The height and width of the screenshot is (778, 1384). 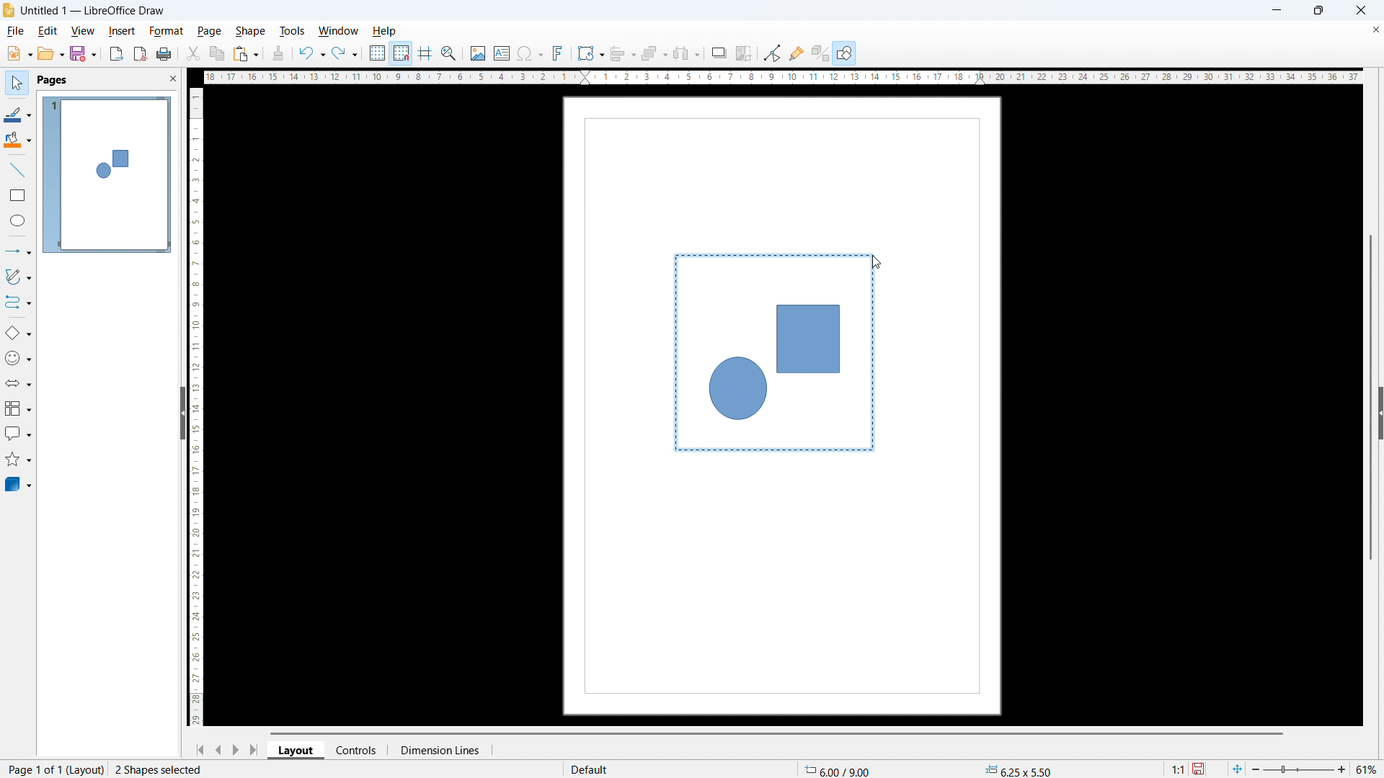 I want to click on horizontal scrollbar, so click(x=773, y=733).